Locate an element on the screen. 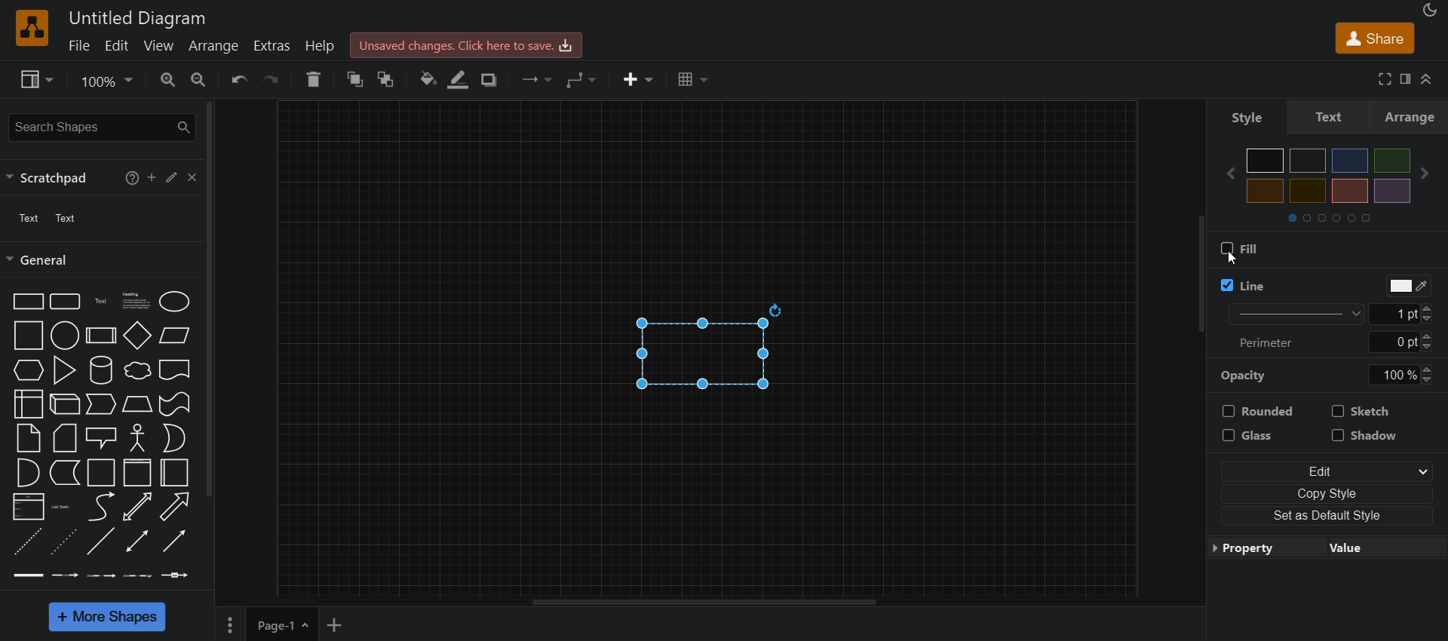  file is located at coordinates (78, 45).